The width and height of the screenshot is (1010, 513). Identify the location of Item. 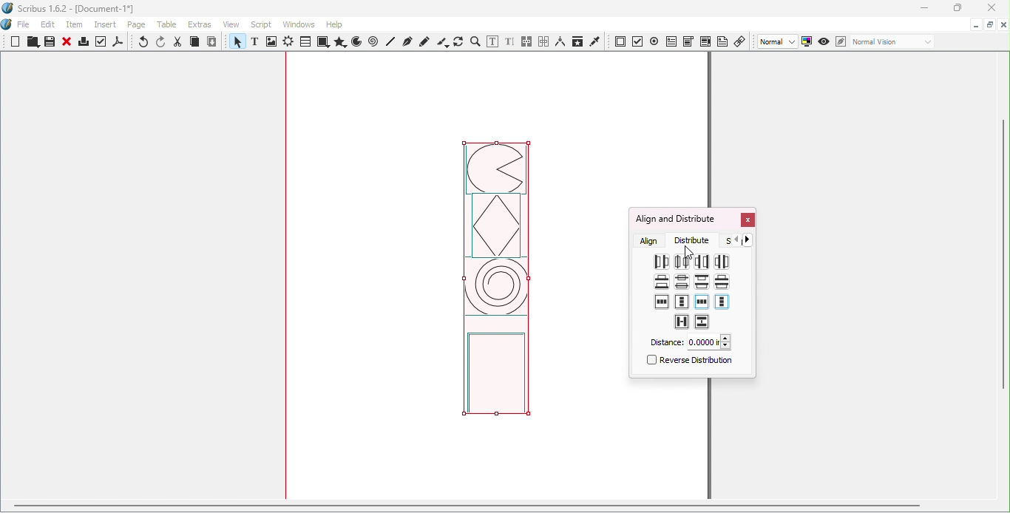
(75, 25).